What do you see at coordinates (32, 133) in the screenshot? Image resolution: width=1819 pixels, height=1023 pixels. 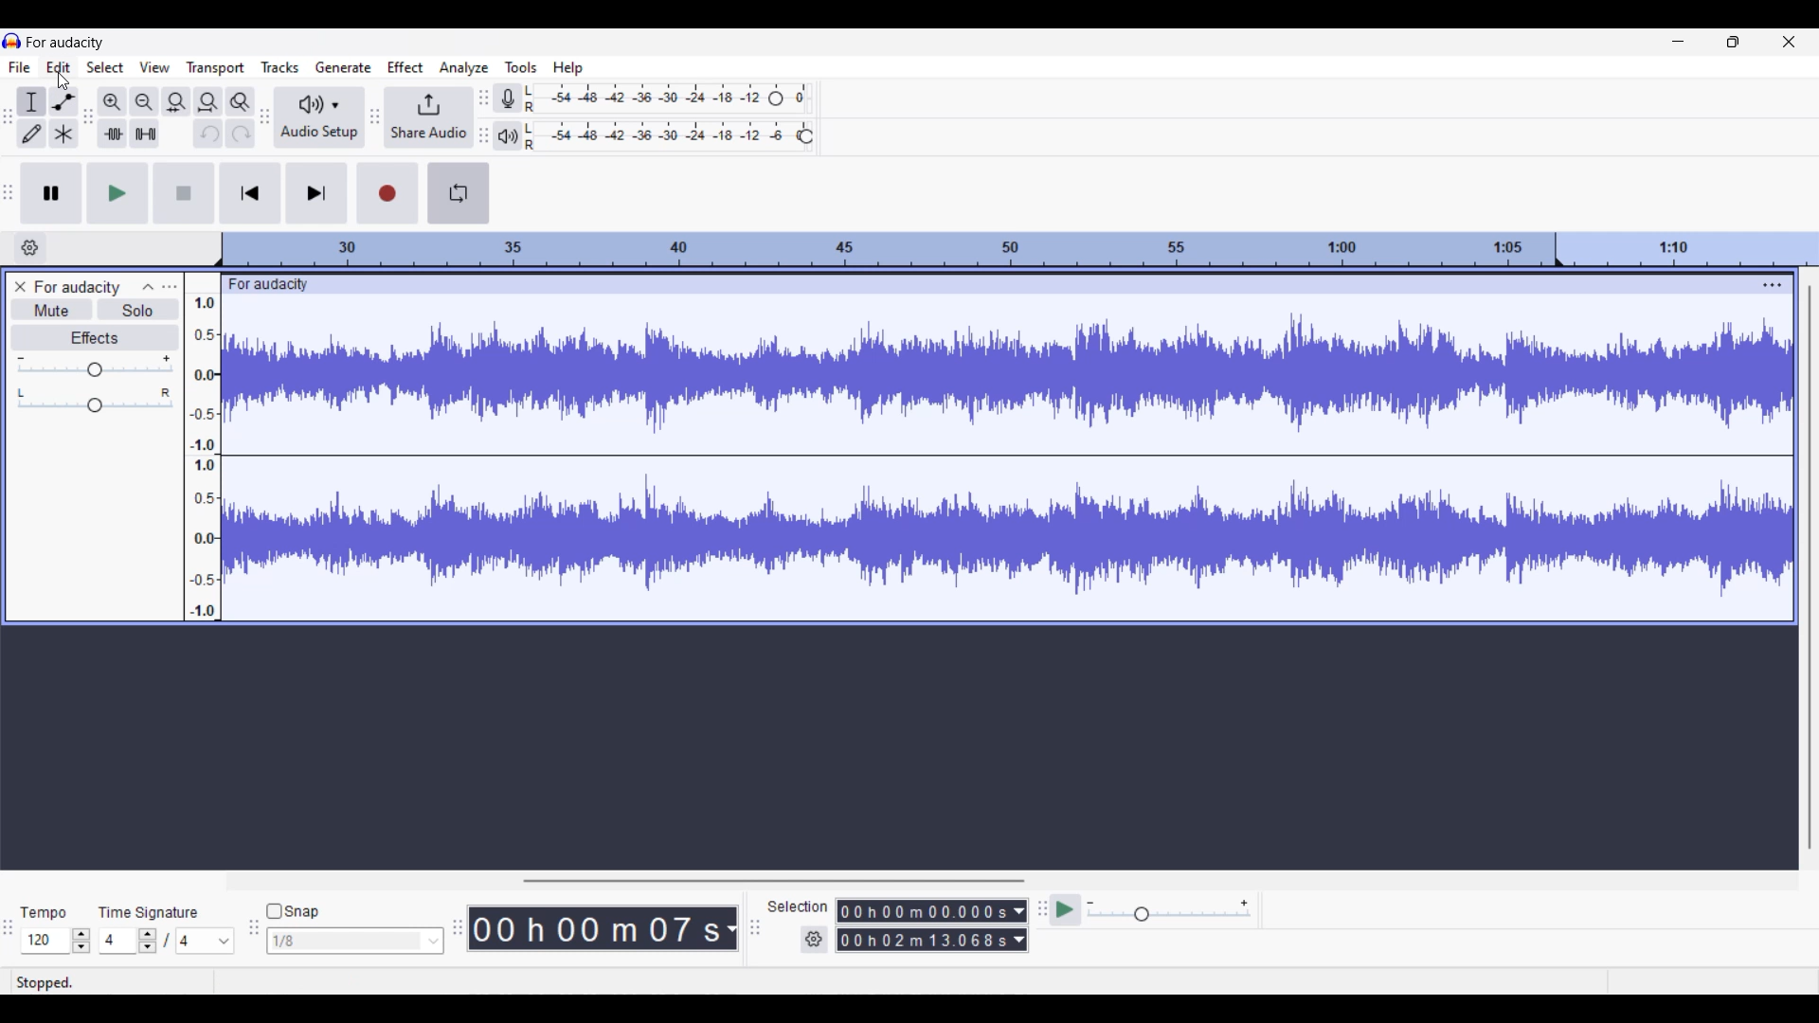 I see `Draw tool` at bounding box center [32, 133].